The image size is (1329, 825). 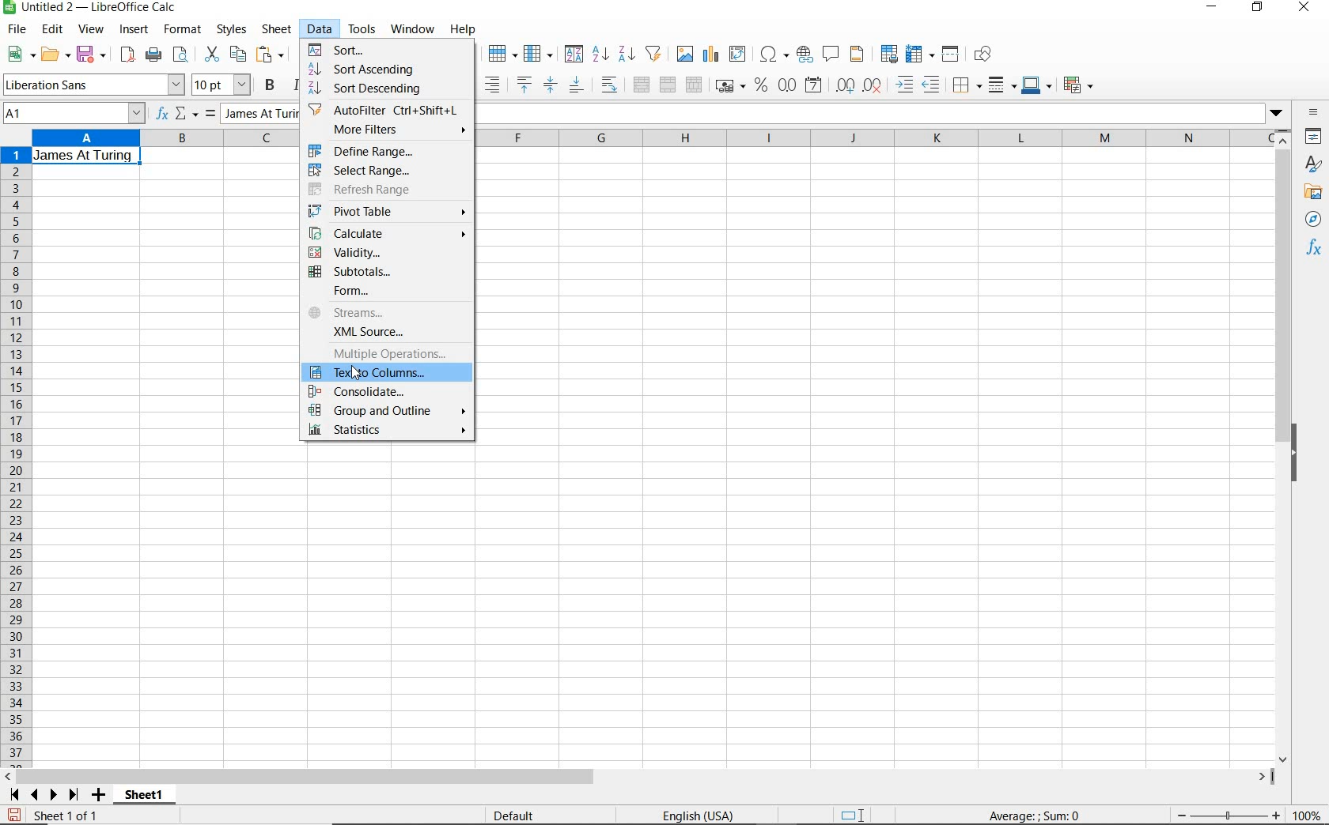 I want to click on consolidate, so click(x=383, y=394).